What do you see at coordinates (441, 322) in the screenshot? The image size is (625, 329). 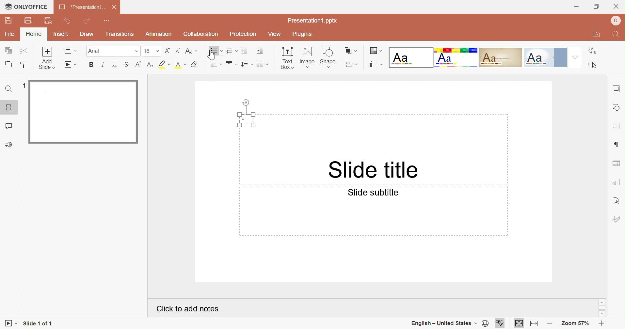 I see `English - United States` at bounding box center [441, 322].